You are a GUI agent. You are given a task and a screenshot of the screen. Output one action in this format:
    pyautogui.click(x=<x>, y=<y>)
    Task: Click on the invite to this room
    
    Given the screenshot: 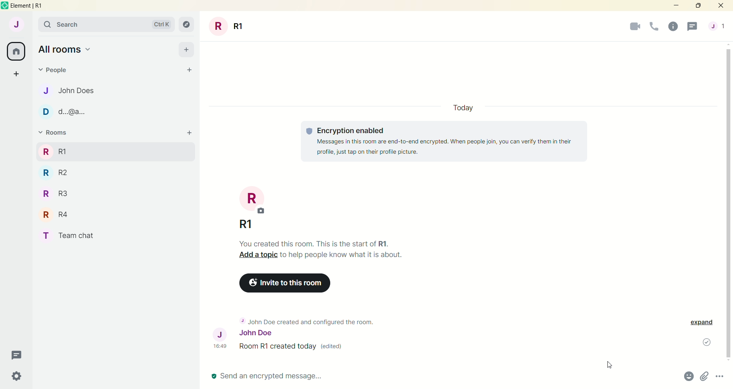 What is the action you would take?
    pyautogui.click(x=287, y=283)
    